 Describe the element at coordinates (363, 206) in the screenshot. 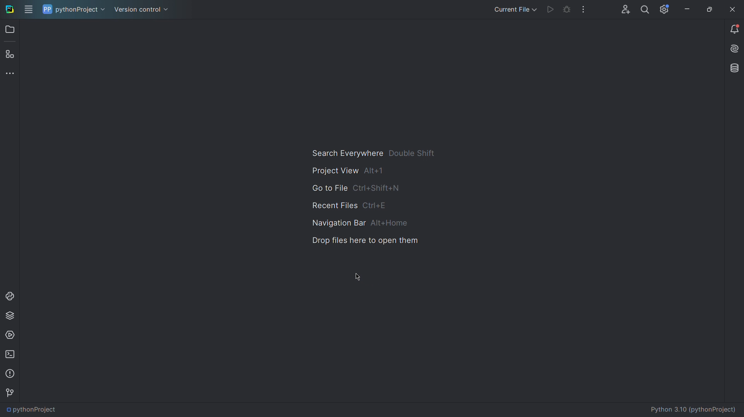

I see `Recent Files Ctrl+E` at that location.